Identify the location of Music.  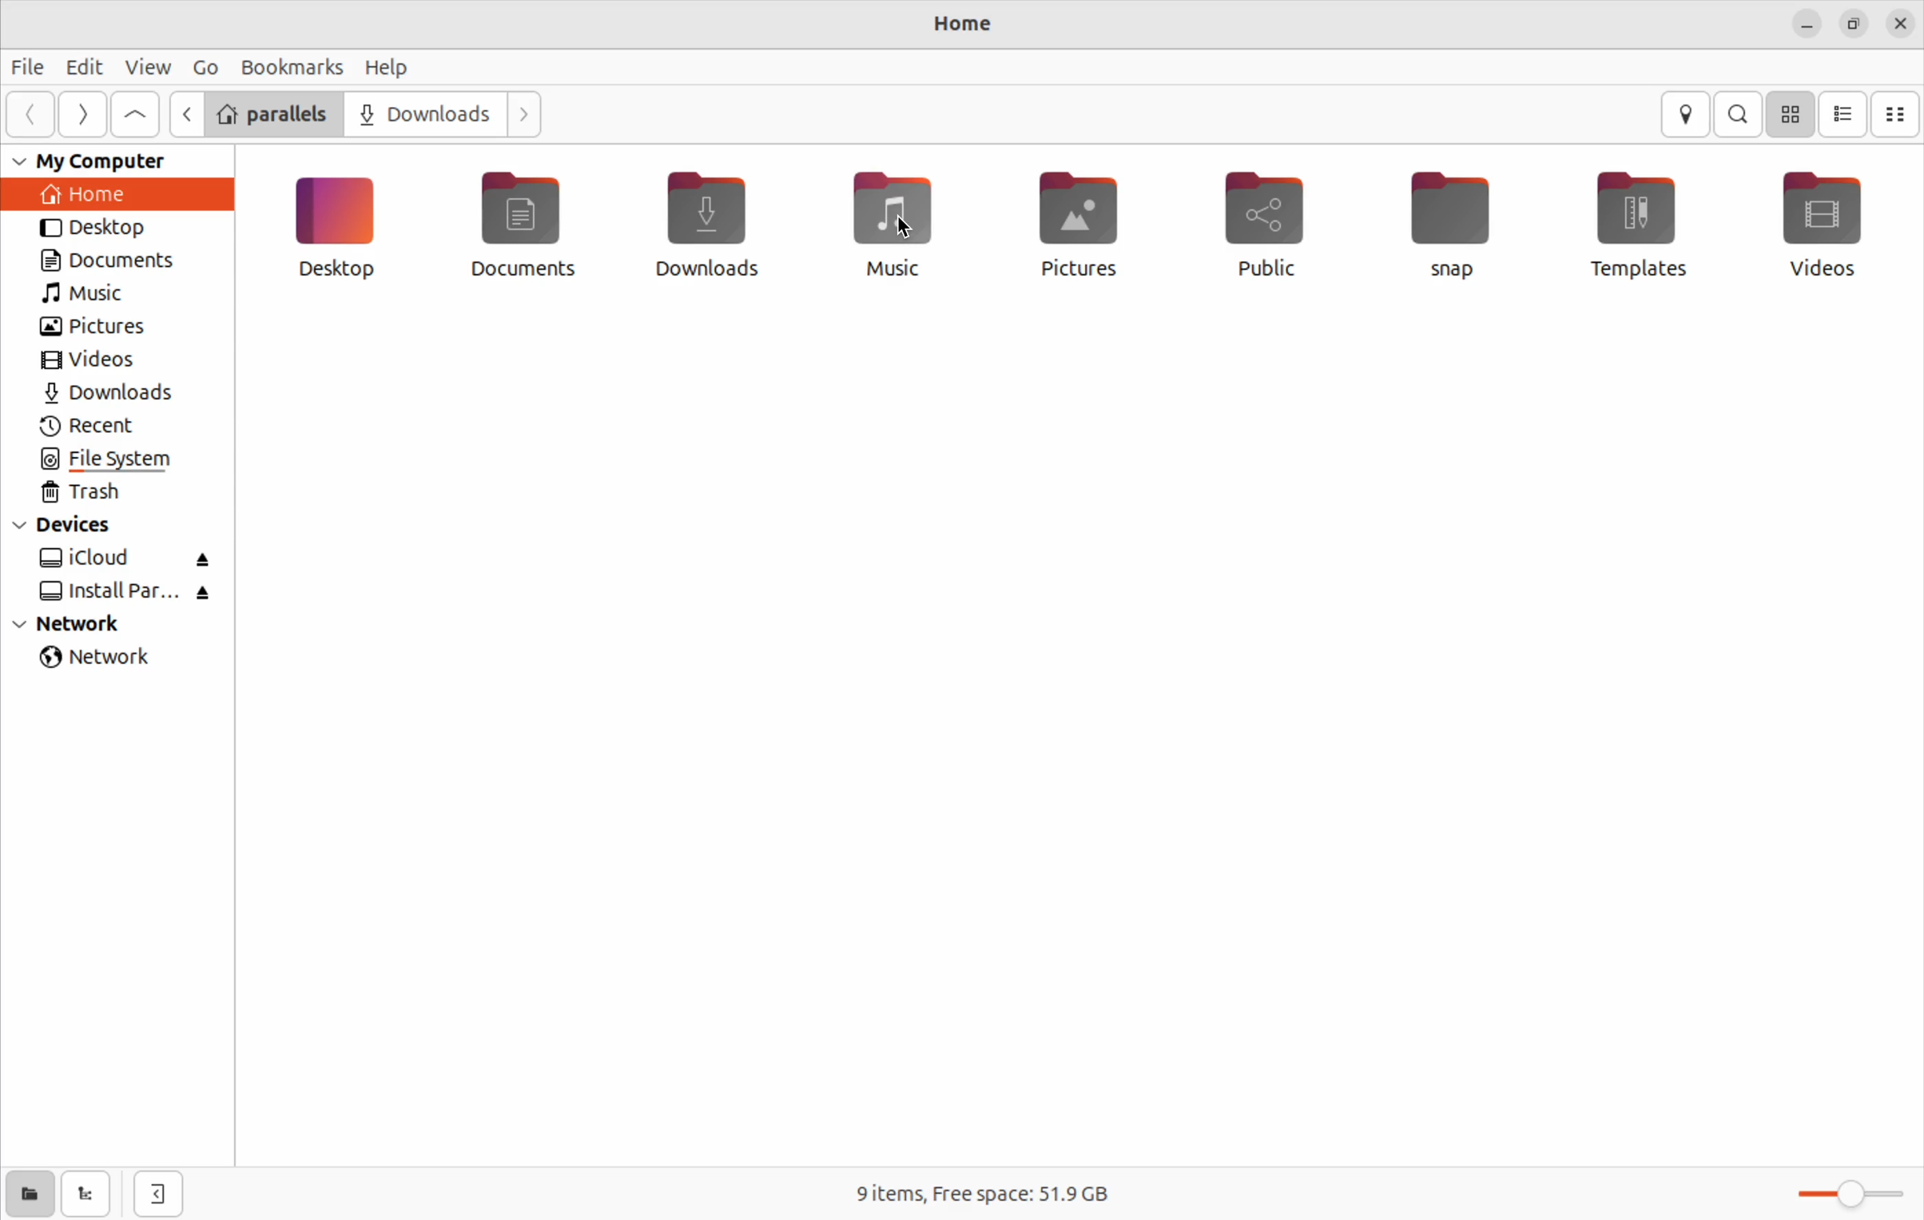
(901, 227).